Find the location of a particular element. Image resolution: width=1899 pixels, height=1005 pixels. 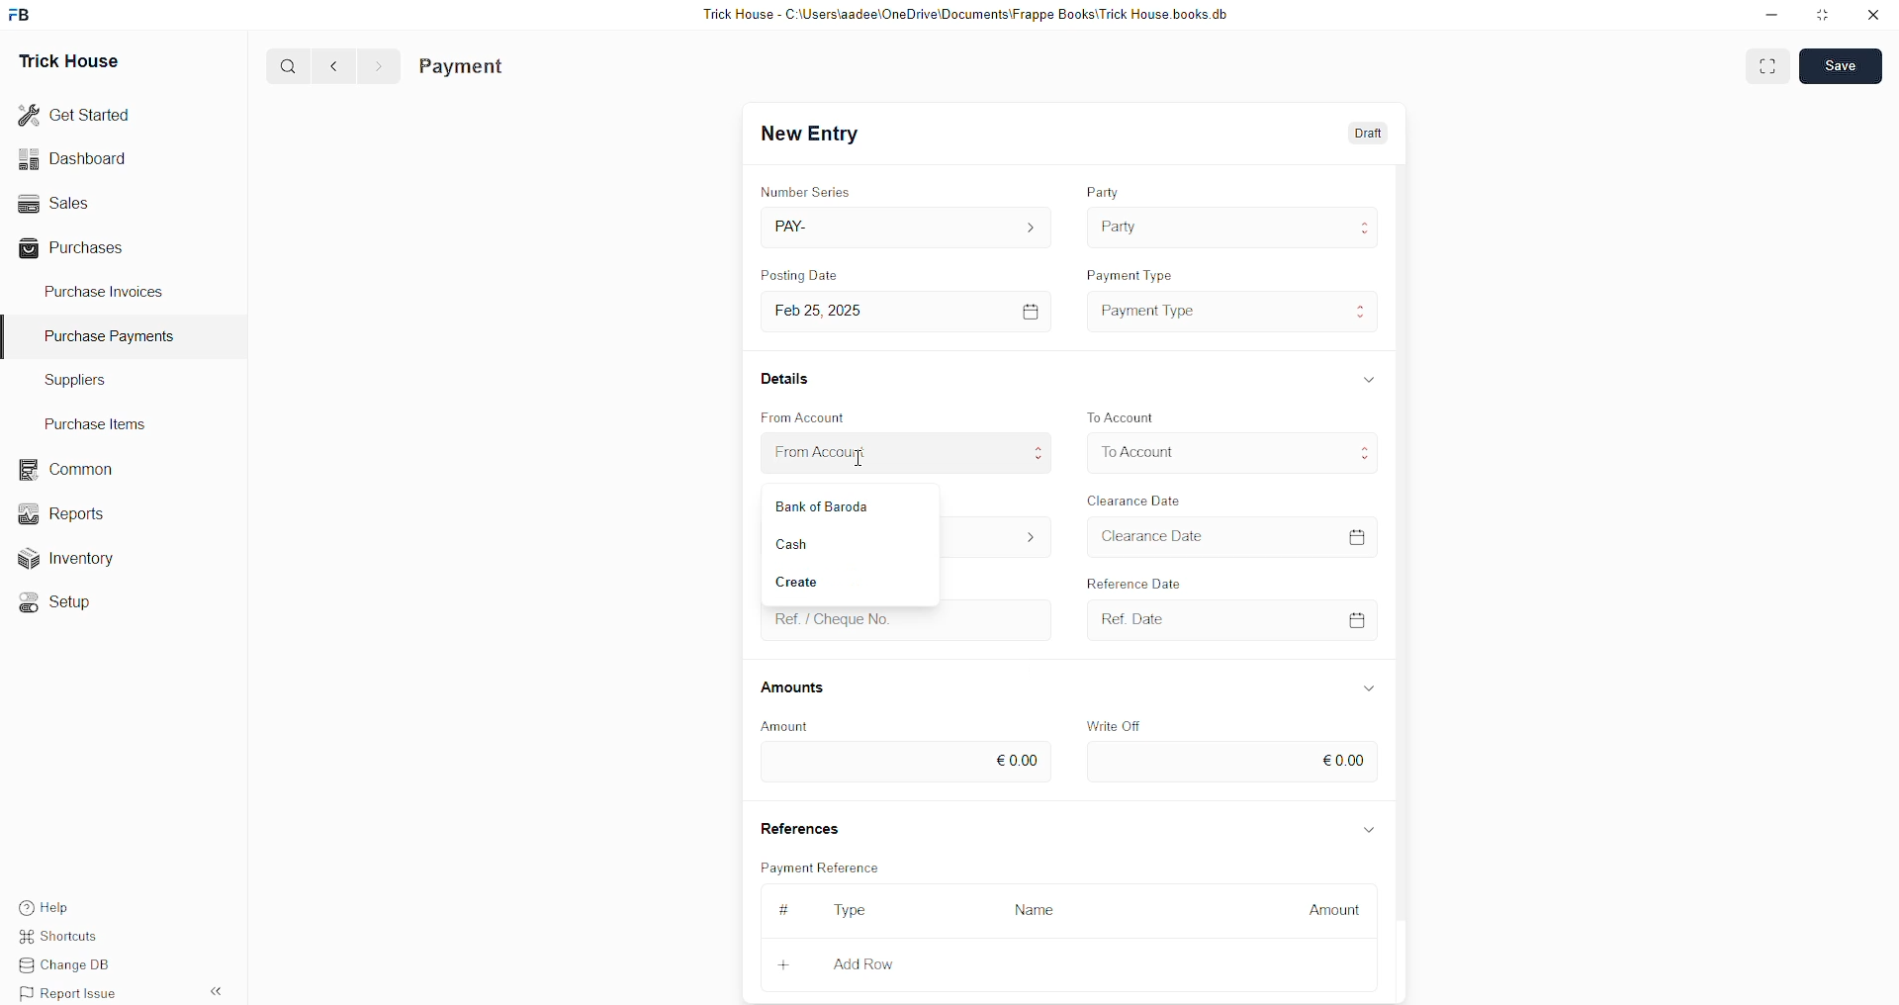

Amount is located at coordinates (785, 725).